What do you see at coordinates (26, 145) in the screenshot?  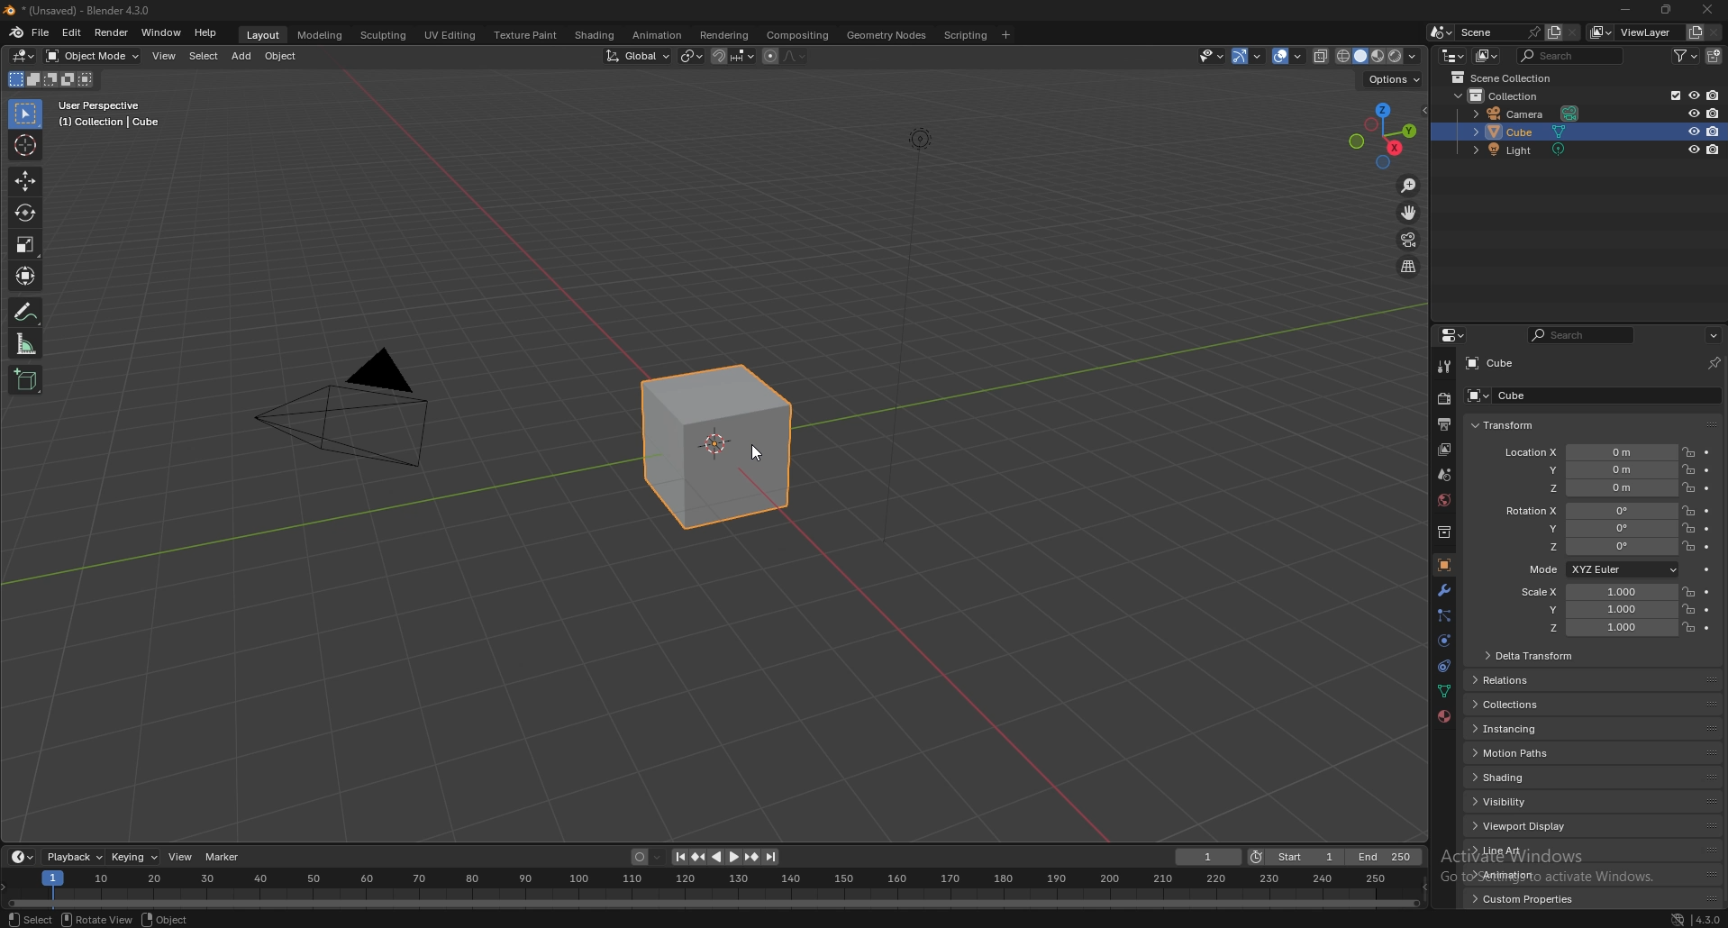 I see `cursor` at bounding box center [26, 145].